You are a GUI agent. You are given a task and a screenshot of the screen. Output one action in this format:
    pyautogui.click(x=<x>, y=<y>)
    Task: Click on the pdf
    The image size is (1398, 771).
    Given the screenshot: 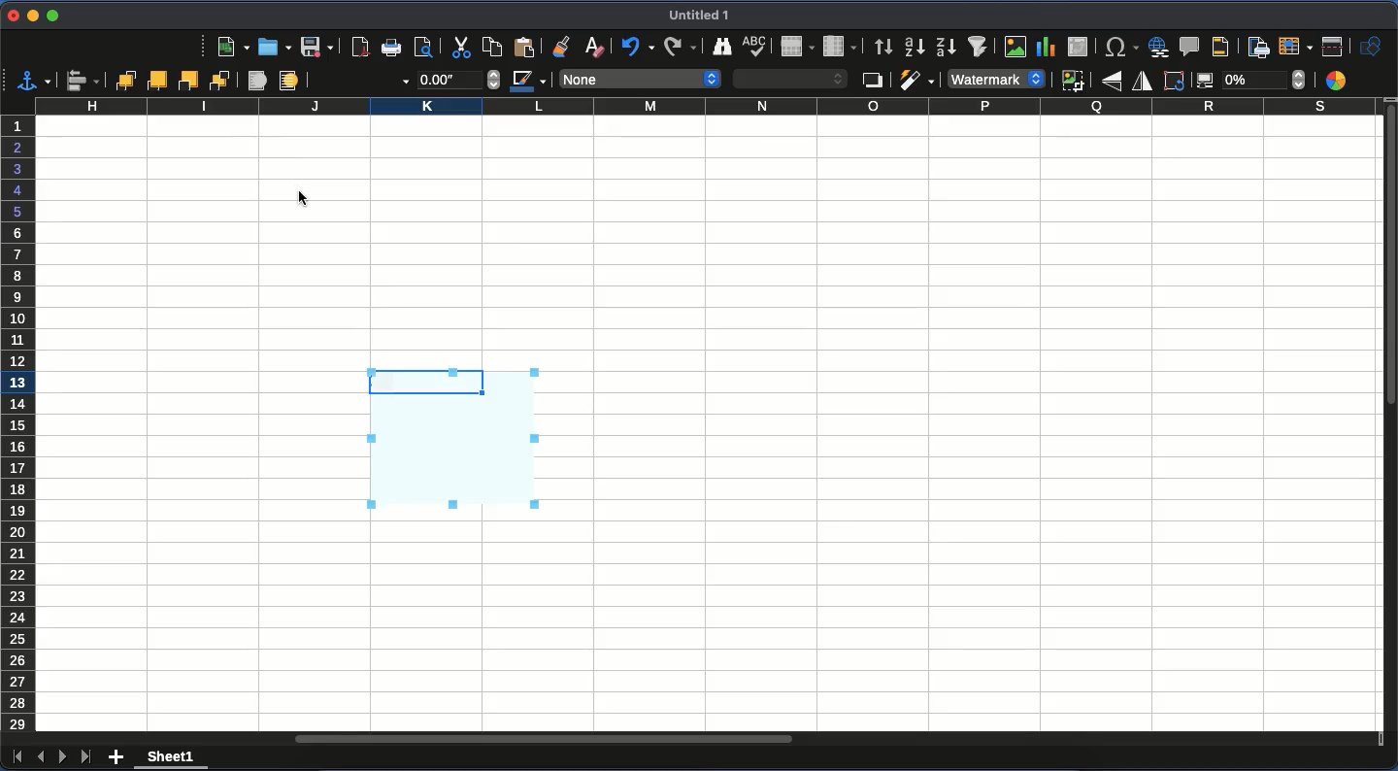 What is the action you would take?
    pyautogui.click(x=360, y=47)
    